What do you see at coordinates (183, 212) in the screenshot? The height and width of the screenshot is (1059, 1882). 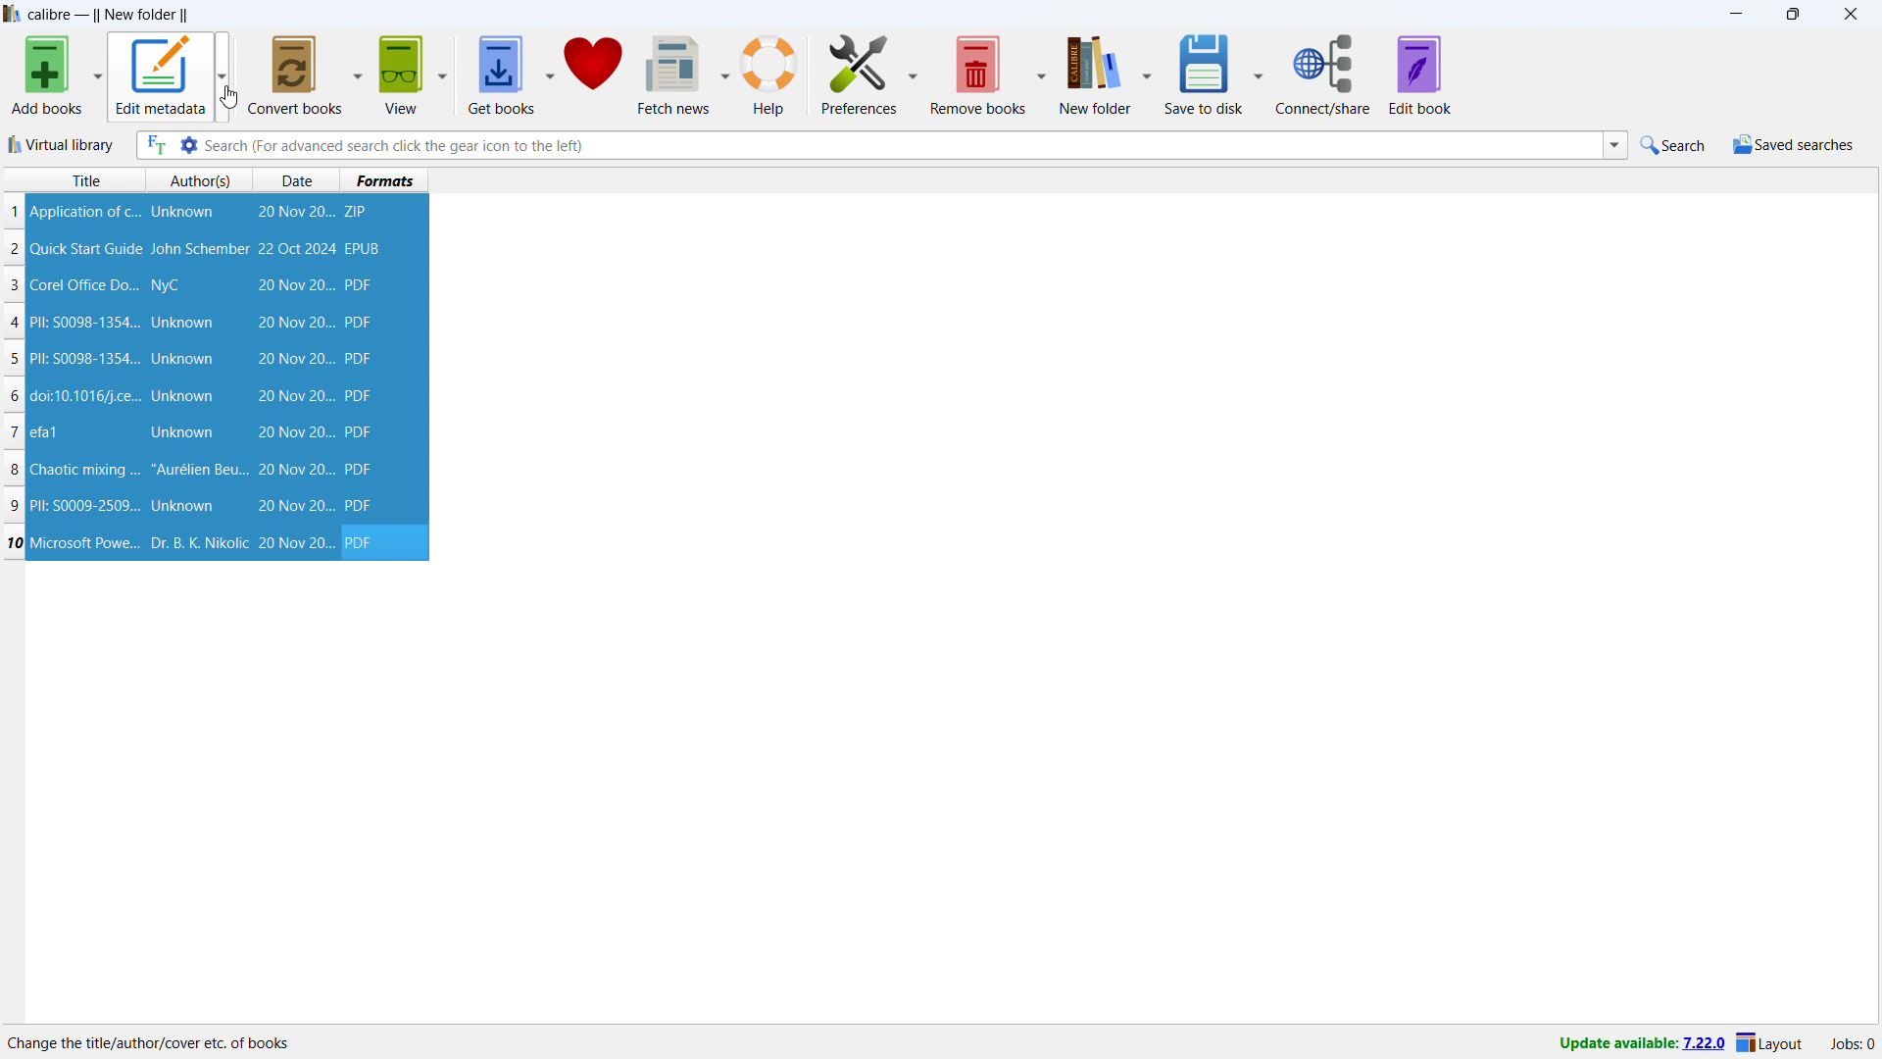 I see `unknown` at bounding box center [183, 212].